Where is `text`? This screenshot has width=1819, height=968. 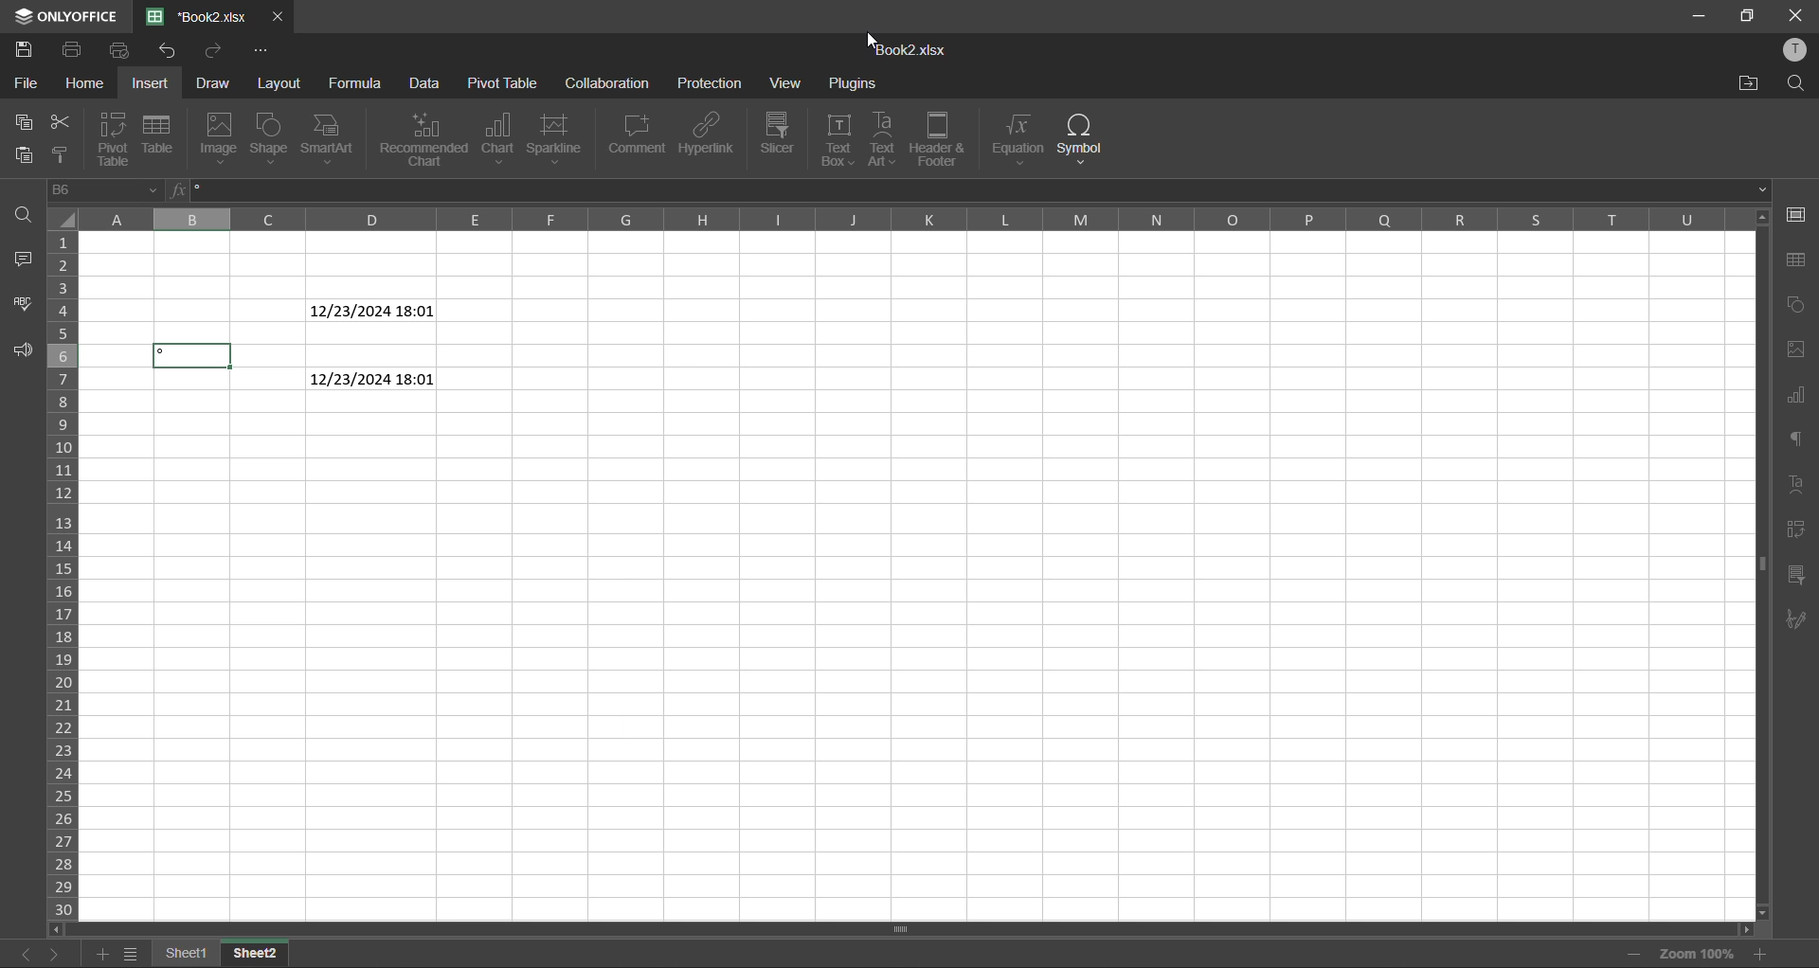
text is located at coordinates (1801, 485).